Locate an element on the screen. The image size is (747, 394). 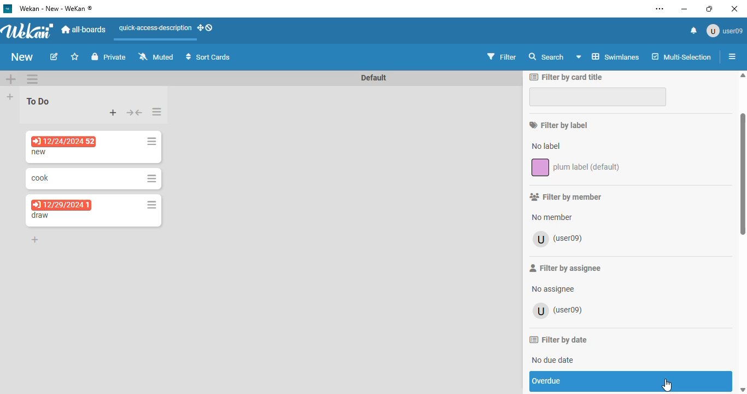
card name is located at coordinates (40, 178).